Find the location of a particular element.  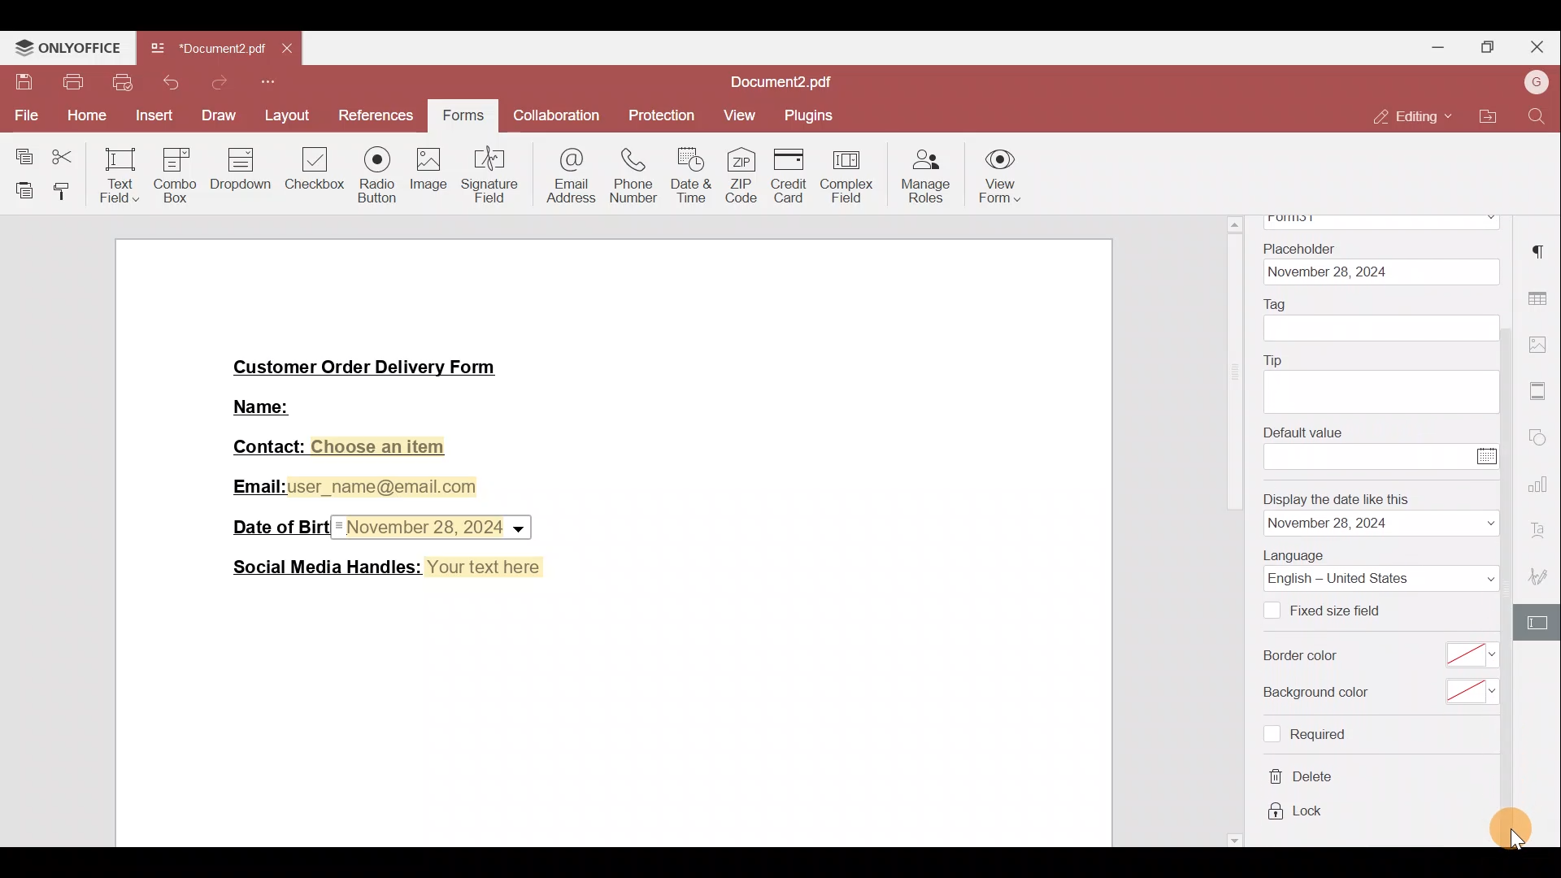

ZIP code is located at coordinates (746, 177).